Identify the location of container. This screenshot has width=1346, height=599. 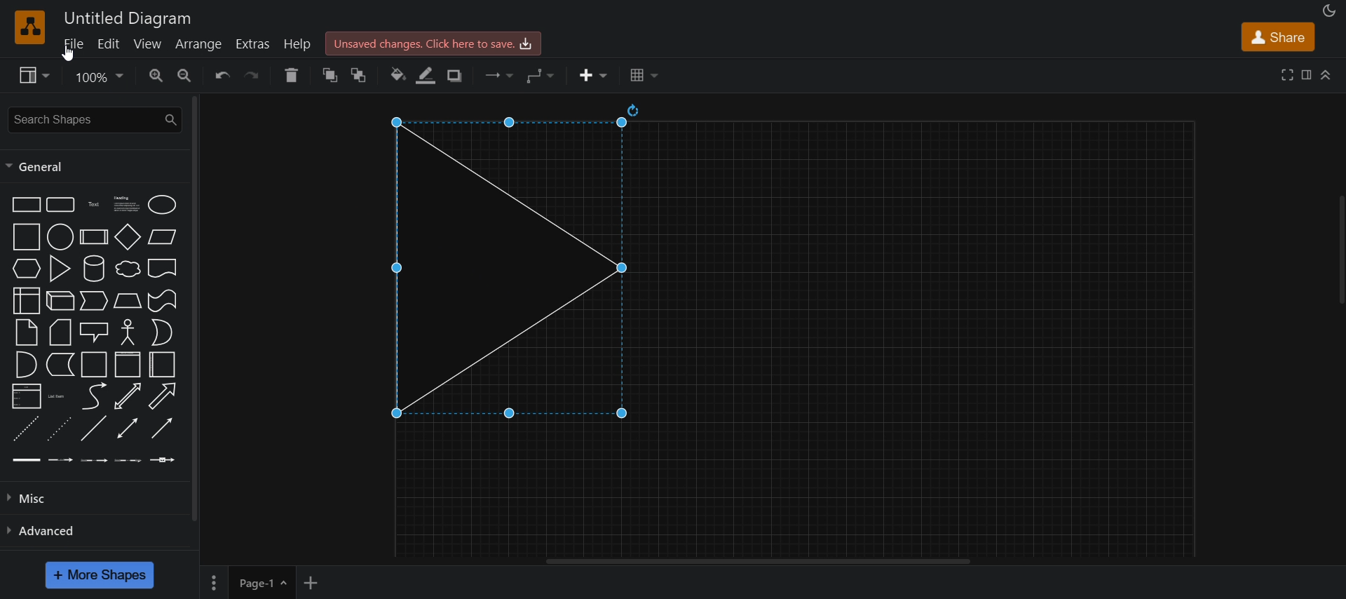
(164, 365).